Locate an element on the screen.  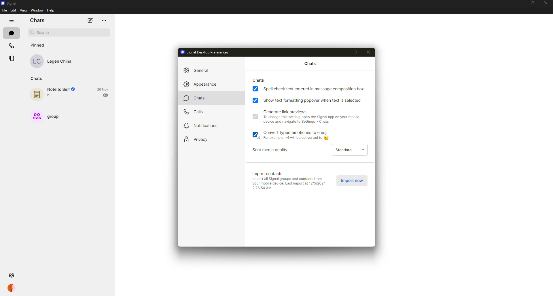
sent is located at coordinates (106, 95).